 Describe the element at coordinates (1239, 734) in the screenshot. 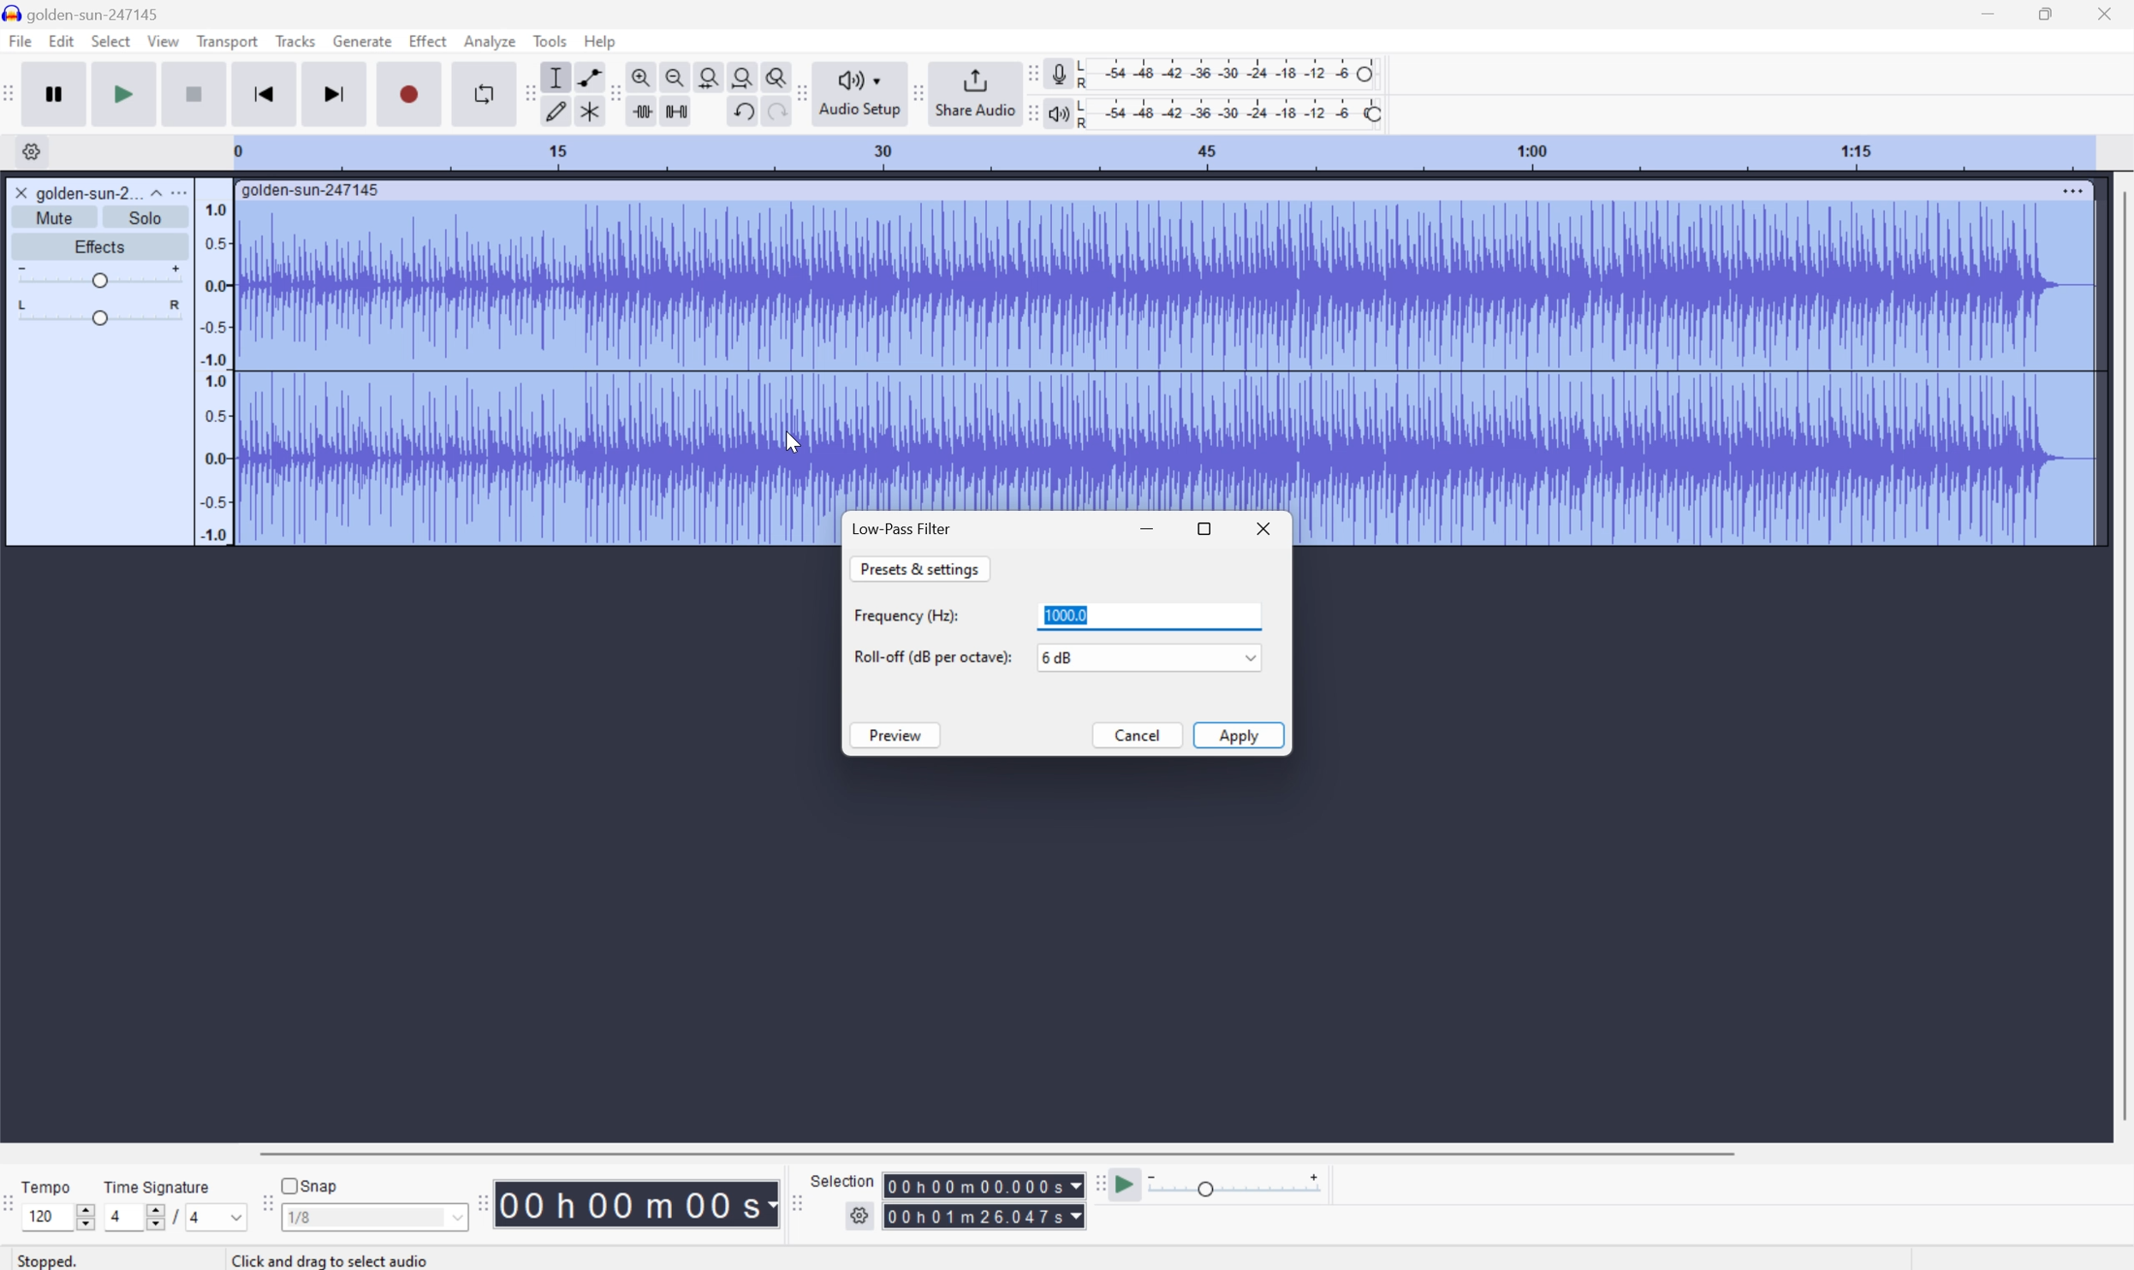

I see `Apply` at that location.